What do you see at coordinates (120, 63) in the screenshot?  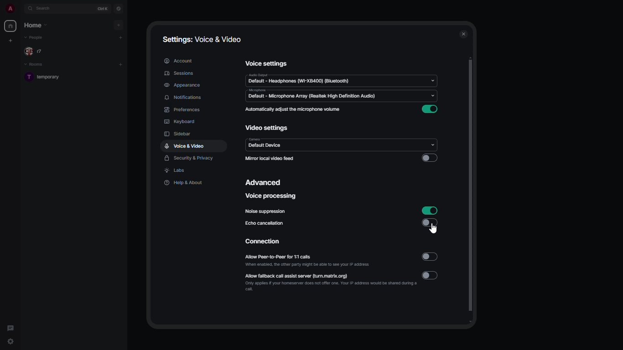 I see `add` at bounding box center [120, 63].